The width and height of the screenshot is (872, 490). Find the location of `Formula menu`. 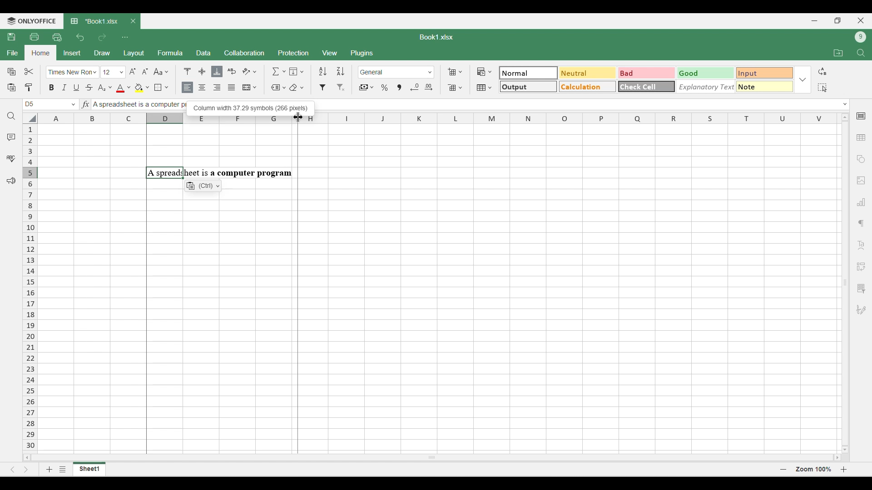

Formula menu is located at coordinates (170, 53).